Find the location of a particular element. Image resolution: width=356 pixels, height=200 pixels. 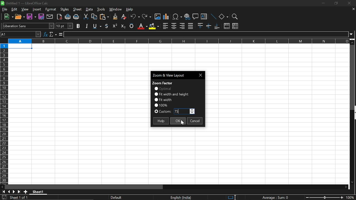

text size is located at coordinates (64, 26).